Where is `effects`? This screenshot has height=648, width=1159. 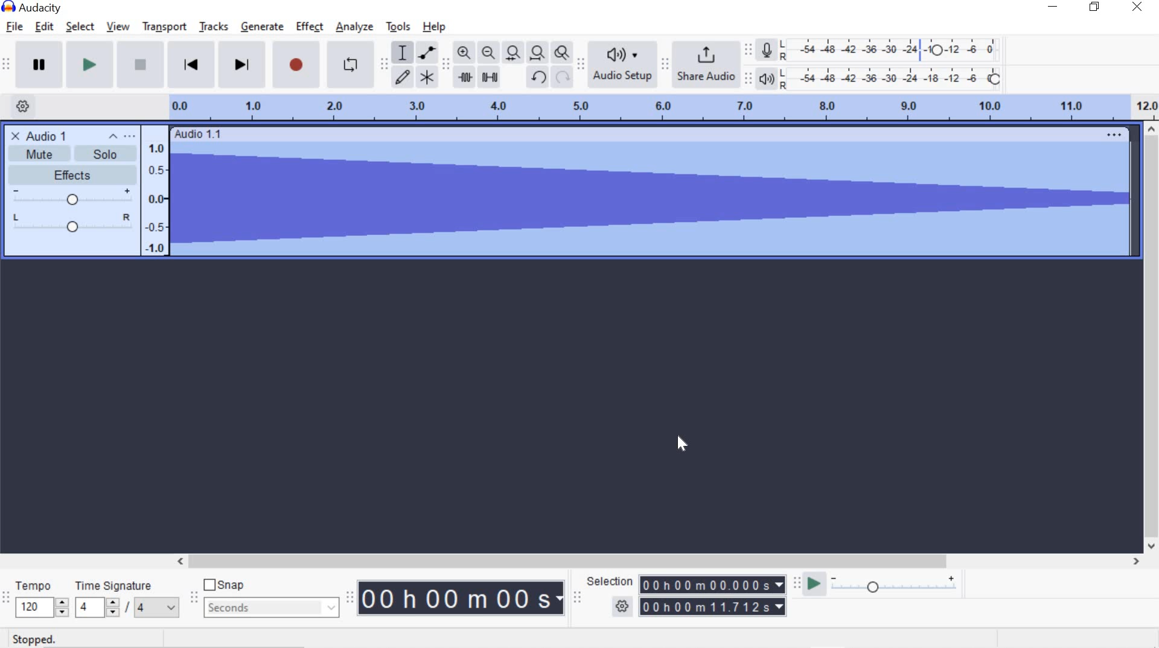
effects is located at coordinates (72, 176).